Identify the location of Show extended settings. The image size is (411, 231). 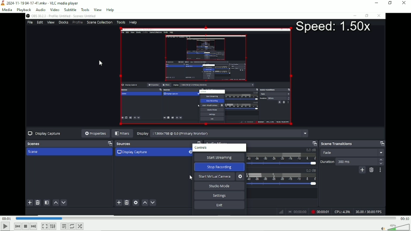
(53, 226).